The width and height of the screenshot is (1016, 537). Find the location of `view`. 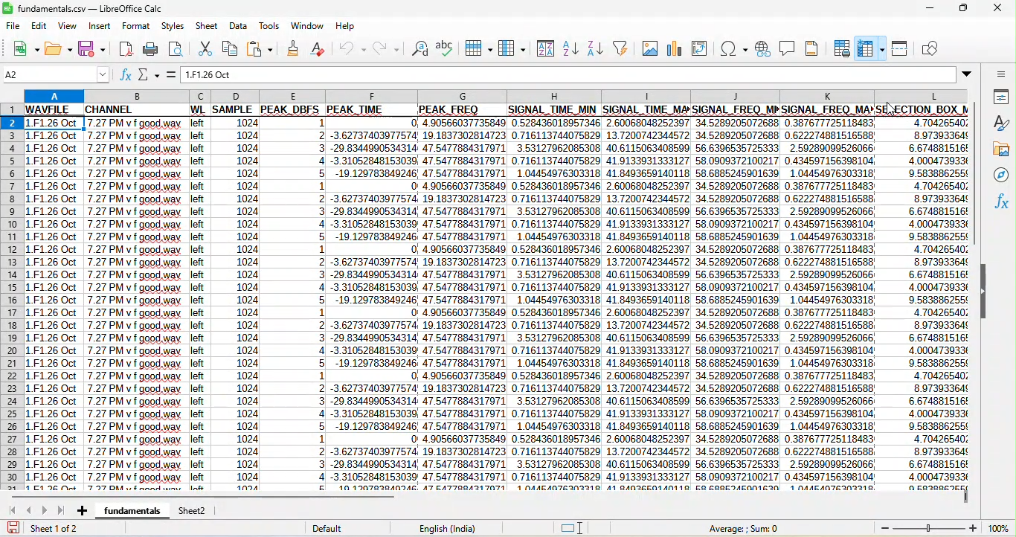

view is located at coordinates (70, 28).